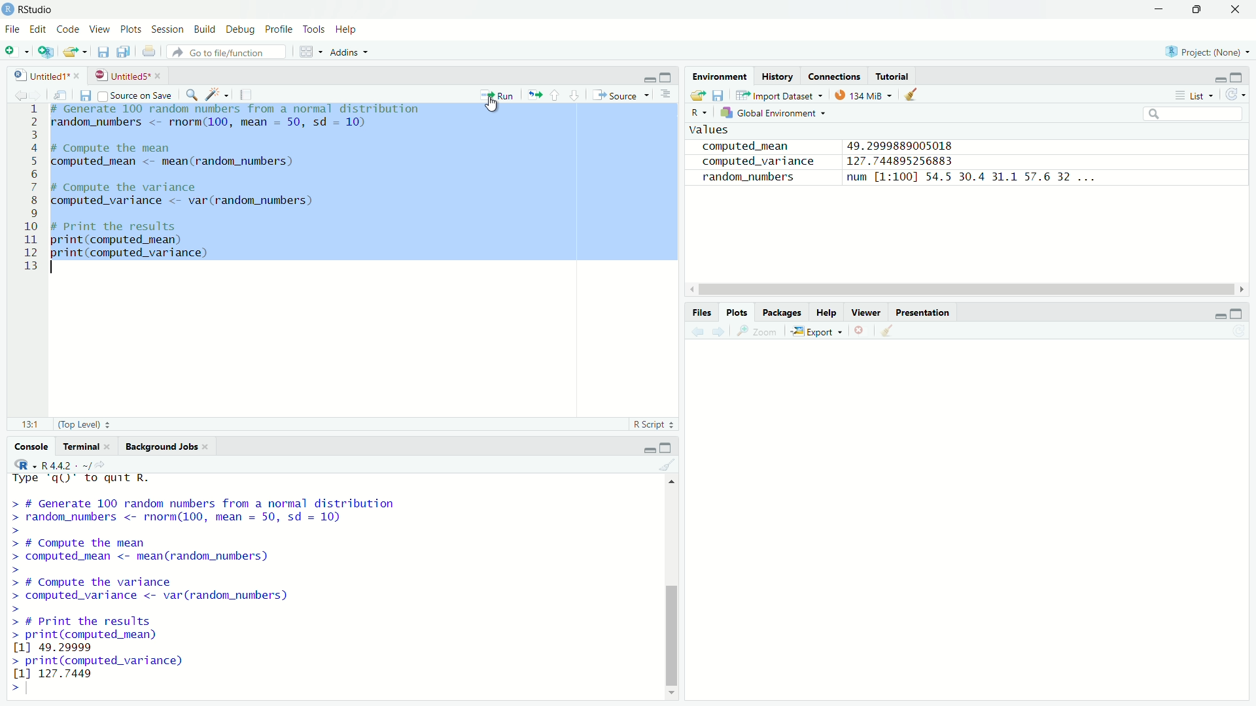 This screenshot has width=1256, height=706. I want to click on profile, so click(280, 27).